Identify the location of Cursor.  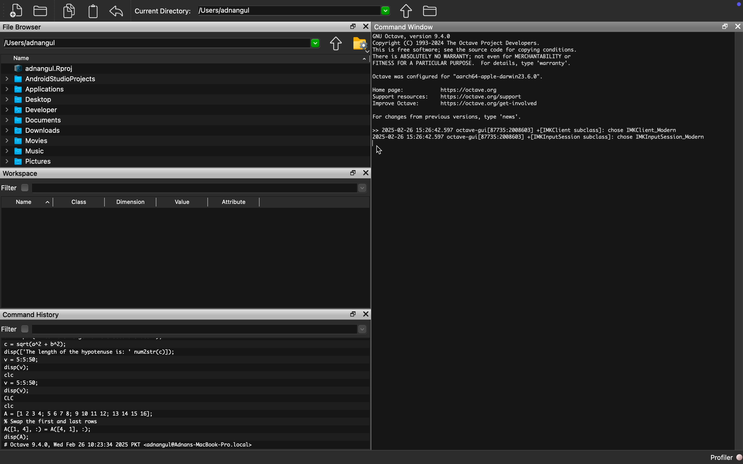
(380, 150).